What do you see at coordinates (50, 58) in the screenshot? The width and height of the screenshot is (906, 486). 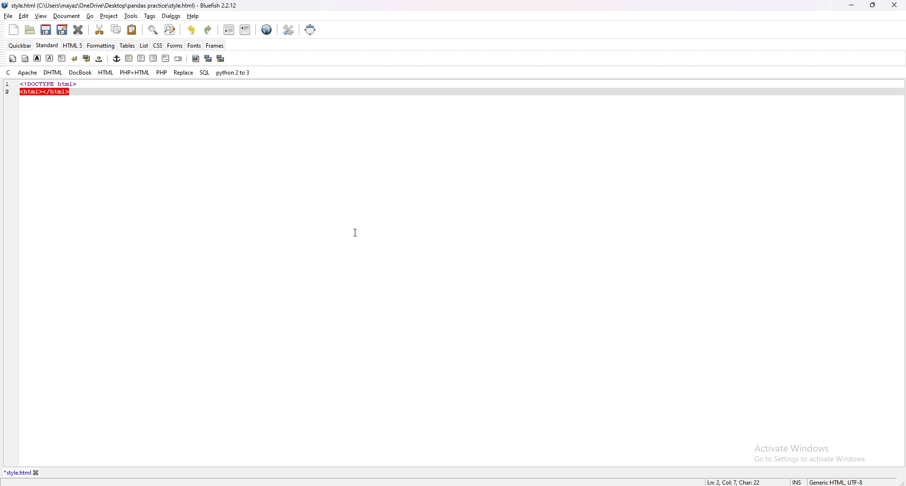 I see `italic` at bounding box center [50, 58].